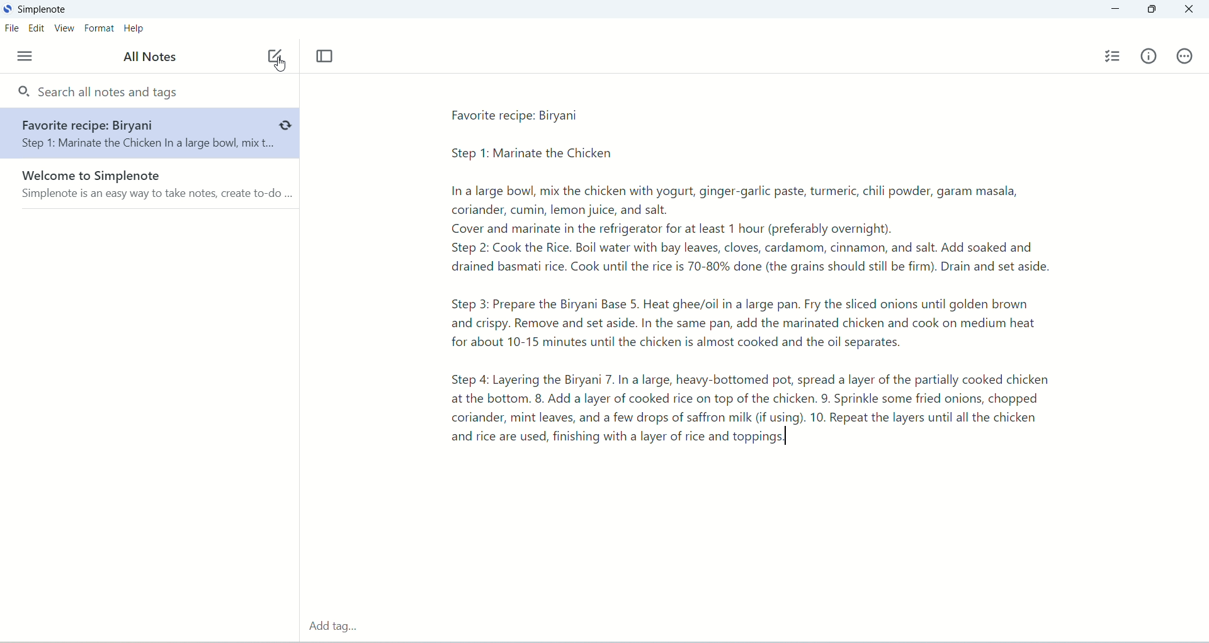 This screenshot has width=1209, height=643. What do you see at coordinates (65, 30) in the screenshot?
I see `view` at bounding box center [65, 30].